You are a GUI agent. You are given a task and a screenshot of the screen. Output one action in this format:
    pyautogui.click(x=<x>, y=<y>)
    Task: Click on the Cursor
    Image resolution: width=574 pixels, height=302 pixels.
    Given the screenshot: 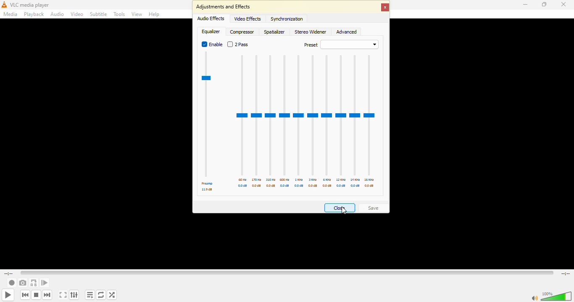 What is the action you would take?
    pyautogui.click(x=343, y=212)
    